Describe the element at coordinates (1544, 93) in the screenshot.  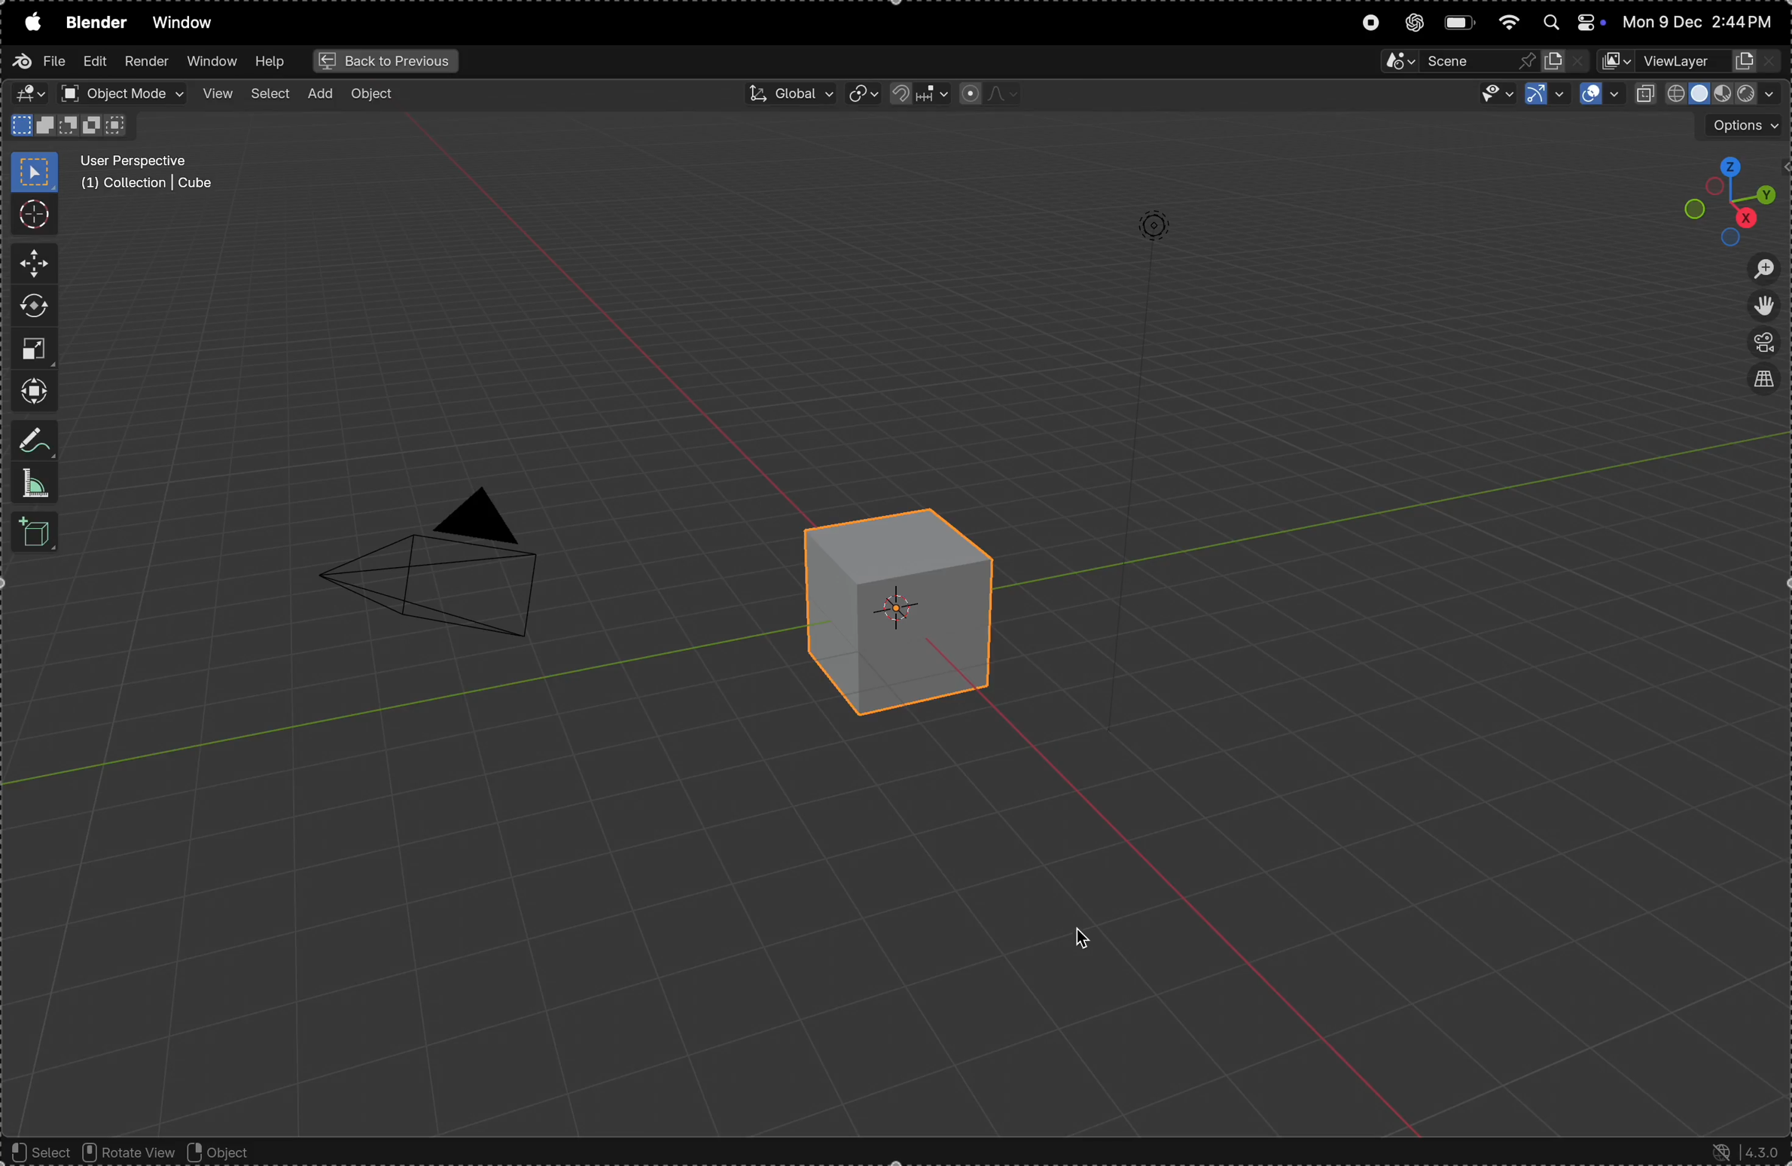
I see `show gimzo` at that location.